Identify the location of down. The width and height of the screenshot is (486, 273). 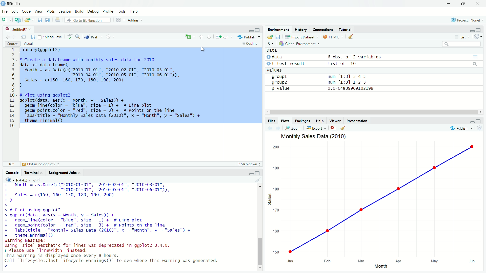
(464, 4).